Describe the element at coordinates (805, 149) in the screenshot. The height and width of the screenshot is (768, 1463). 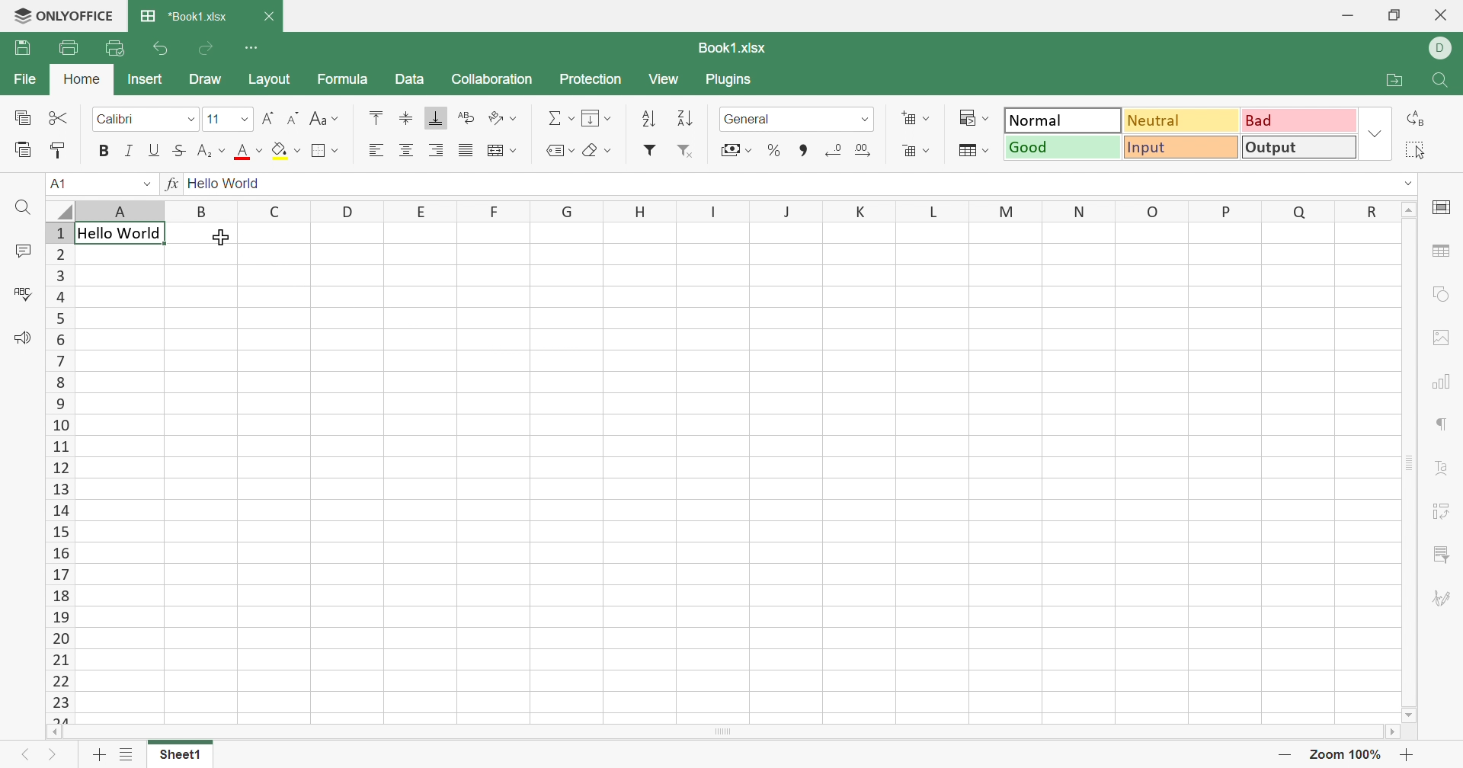
I see `Comma style` at that location.